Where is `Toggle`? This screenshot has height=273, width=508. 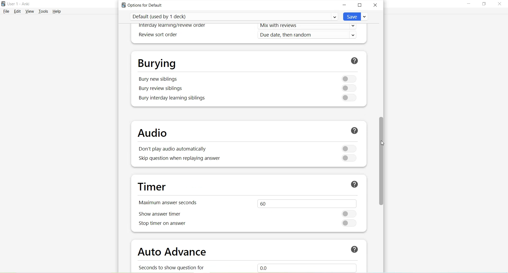
Toggle is located at coordinates (347, 98).